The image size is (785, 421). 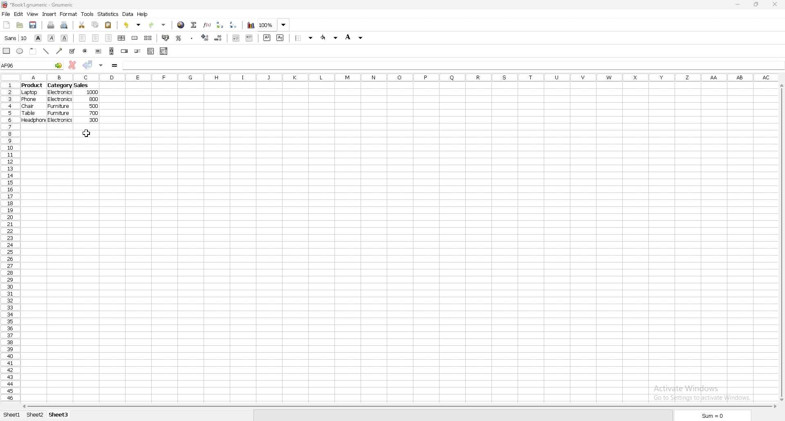 What do you see at coordinates (782, 241) in the screenshot?
I see `scroll bar` at bounding box center [782, 241].